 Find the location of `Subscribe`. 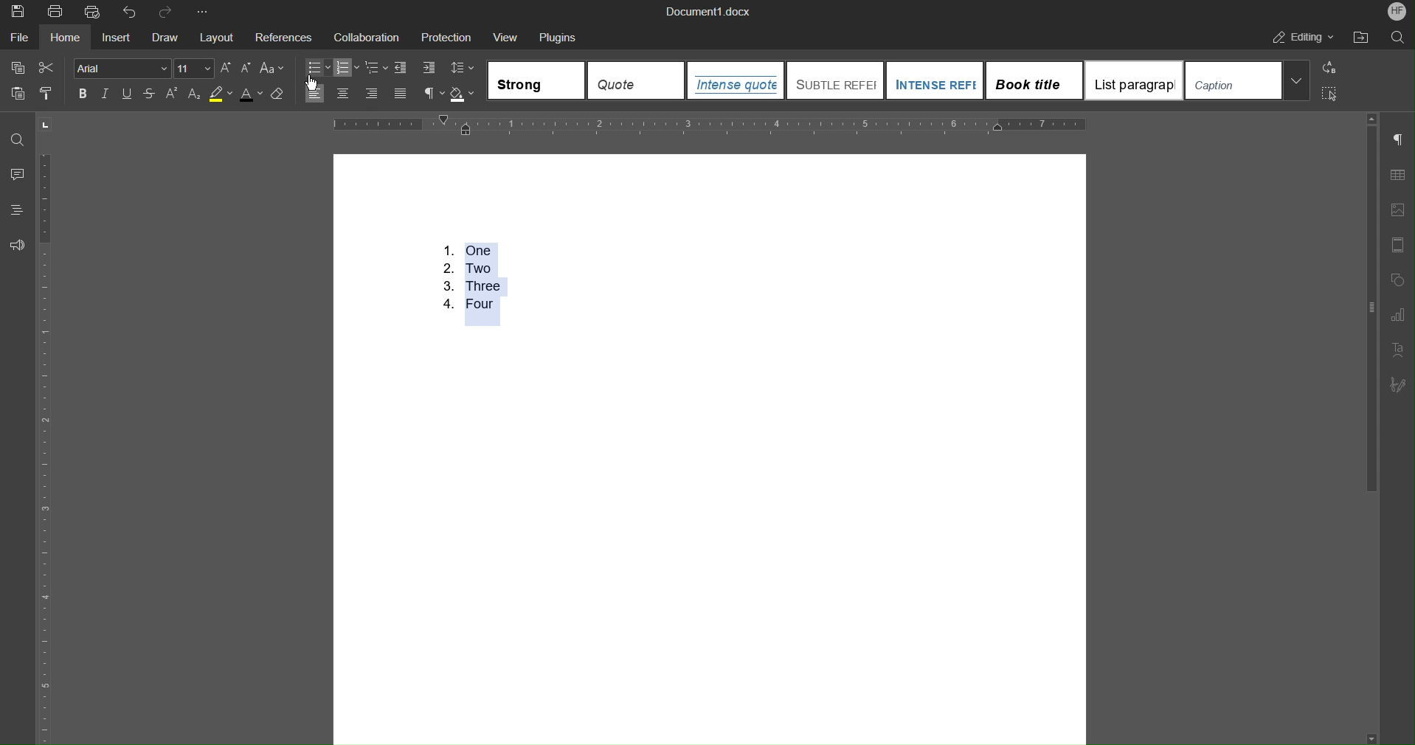

Subscribe is located at coordinates (1397, 387).